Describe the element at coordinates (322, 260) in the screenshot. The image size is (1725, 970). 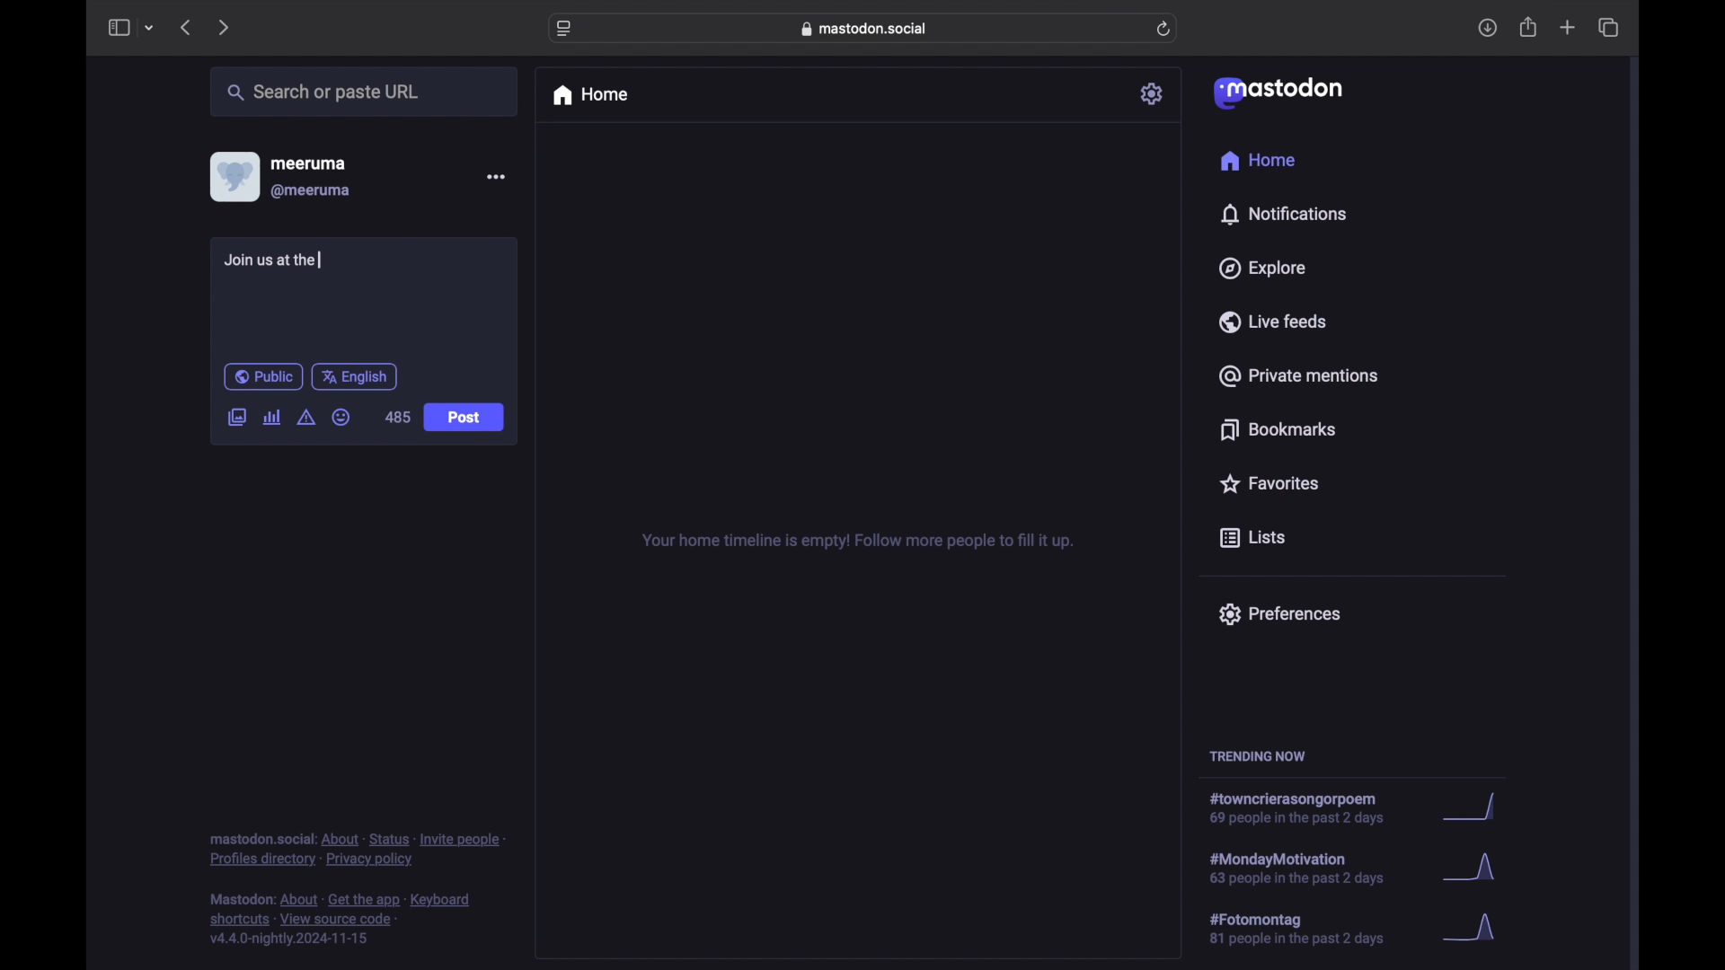
I see `text cursor` at that location.